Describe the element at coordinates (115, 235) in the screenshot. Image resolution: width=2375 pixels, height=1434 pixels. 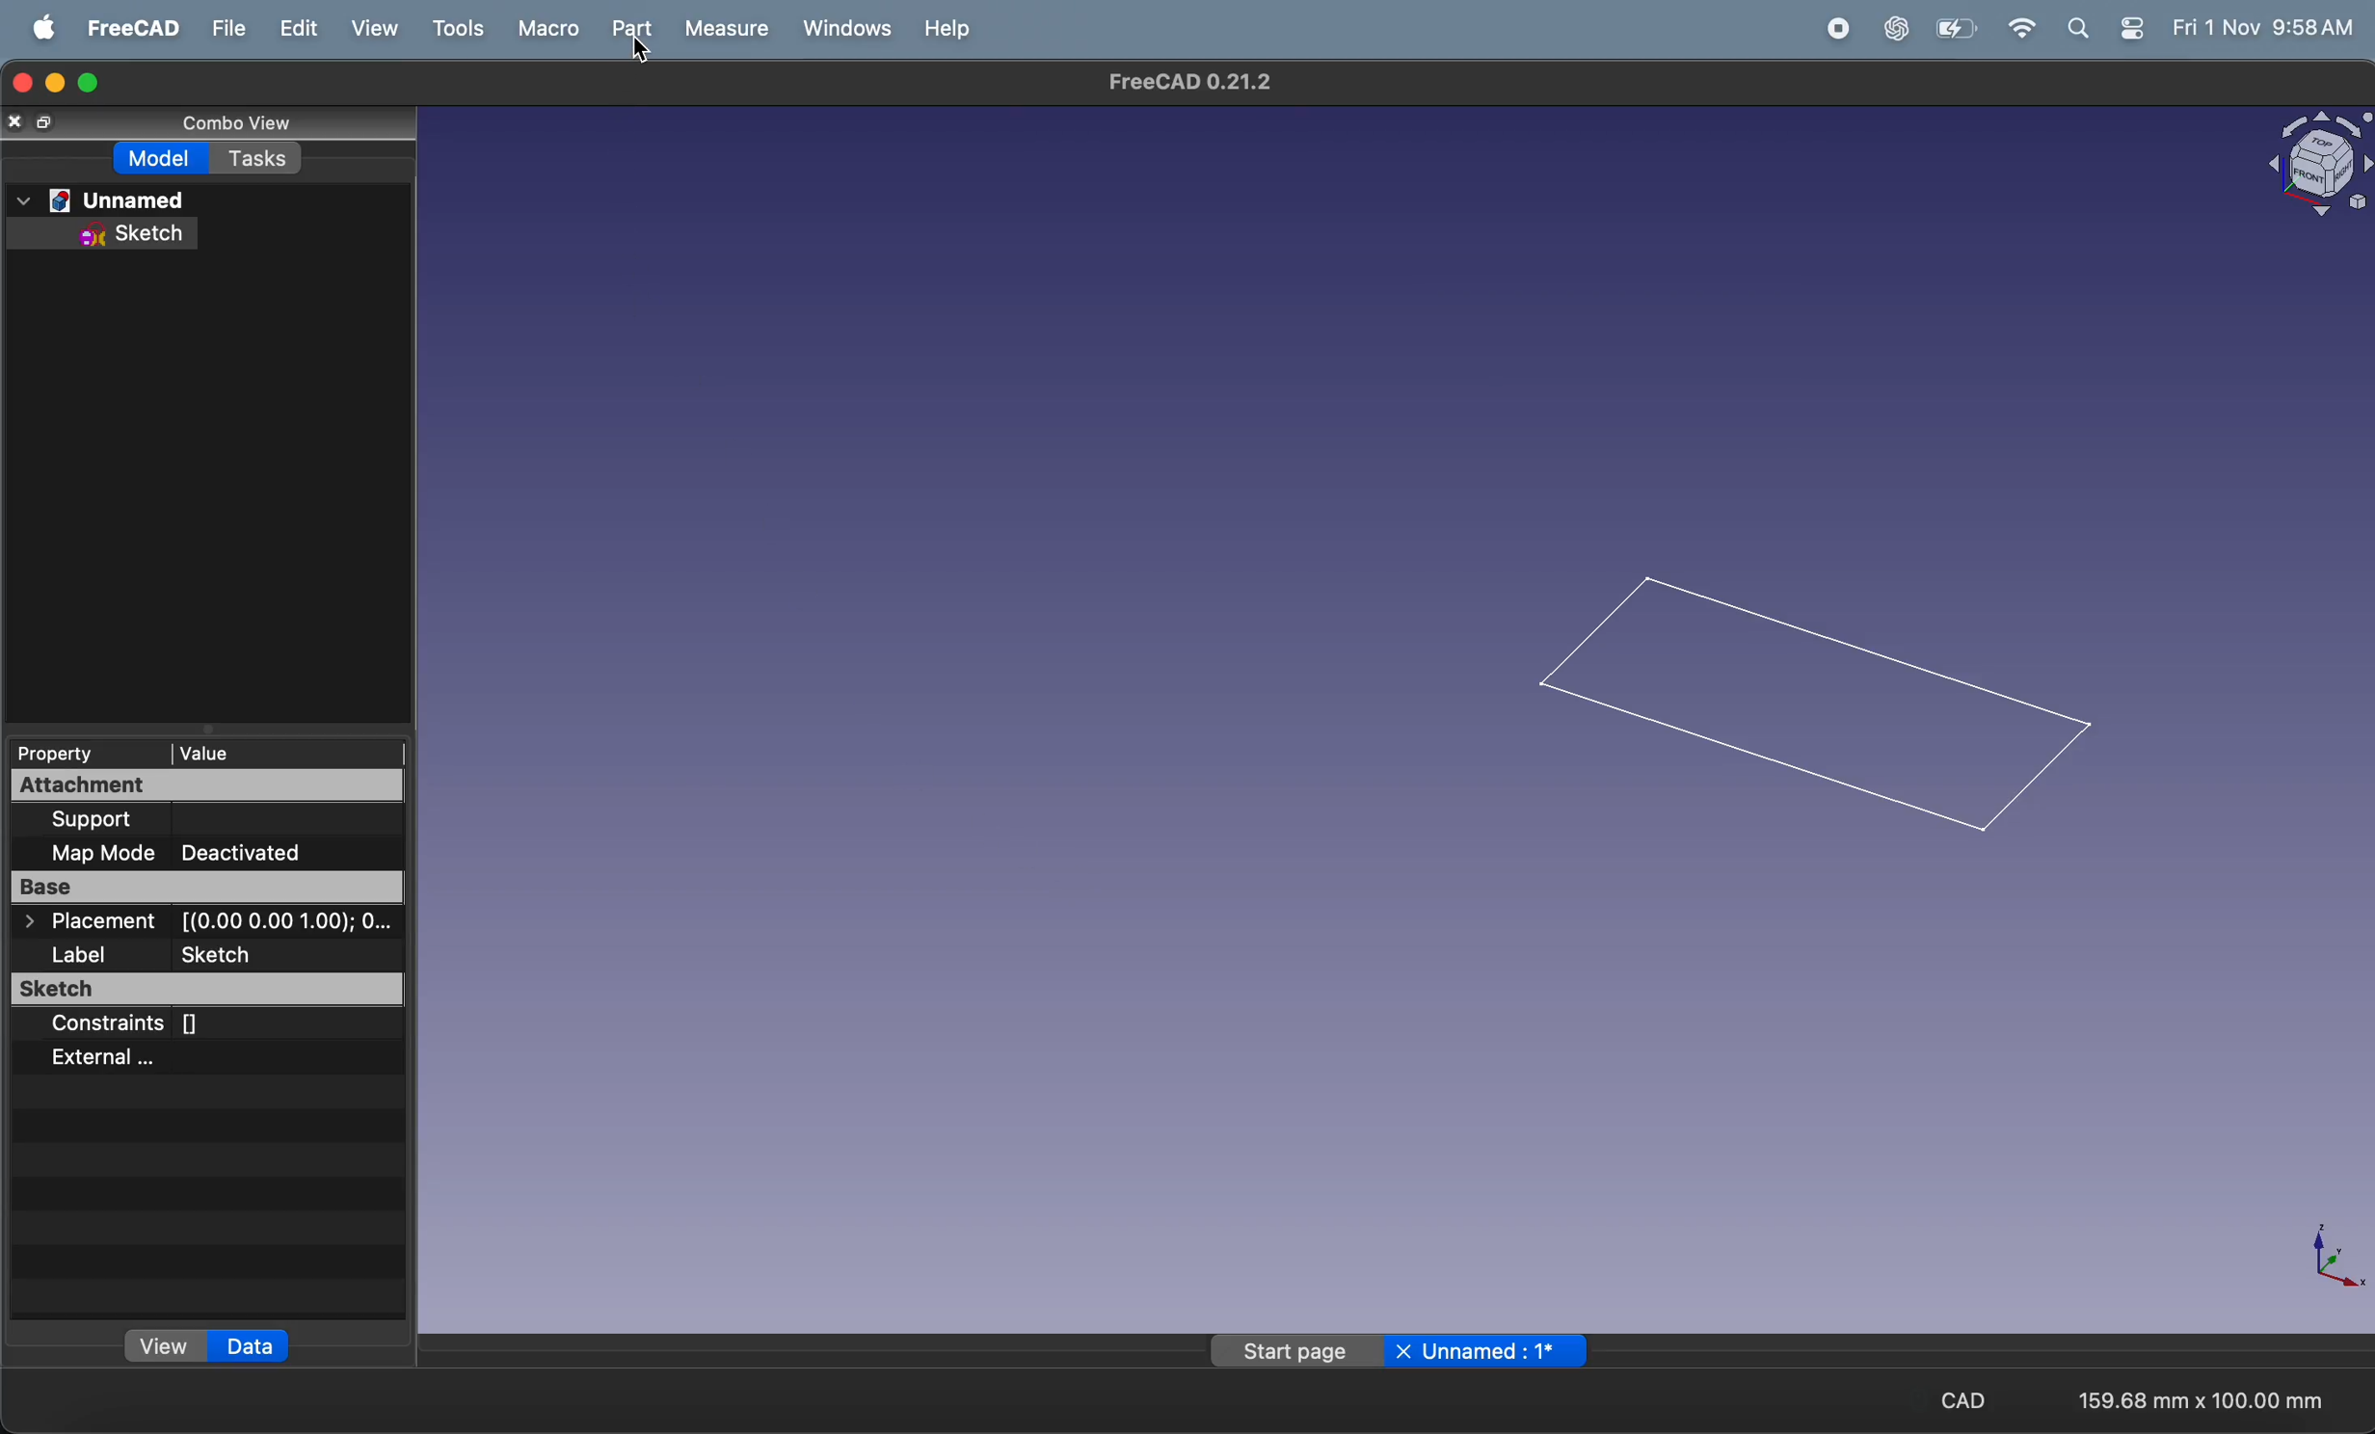
I see `sketch` at that location.